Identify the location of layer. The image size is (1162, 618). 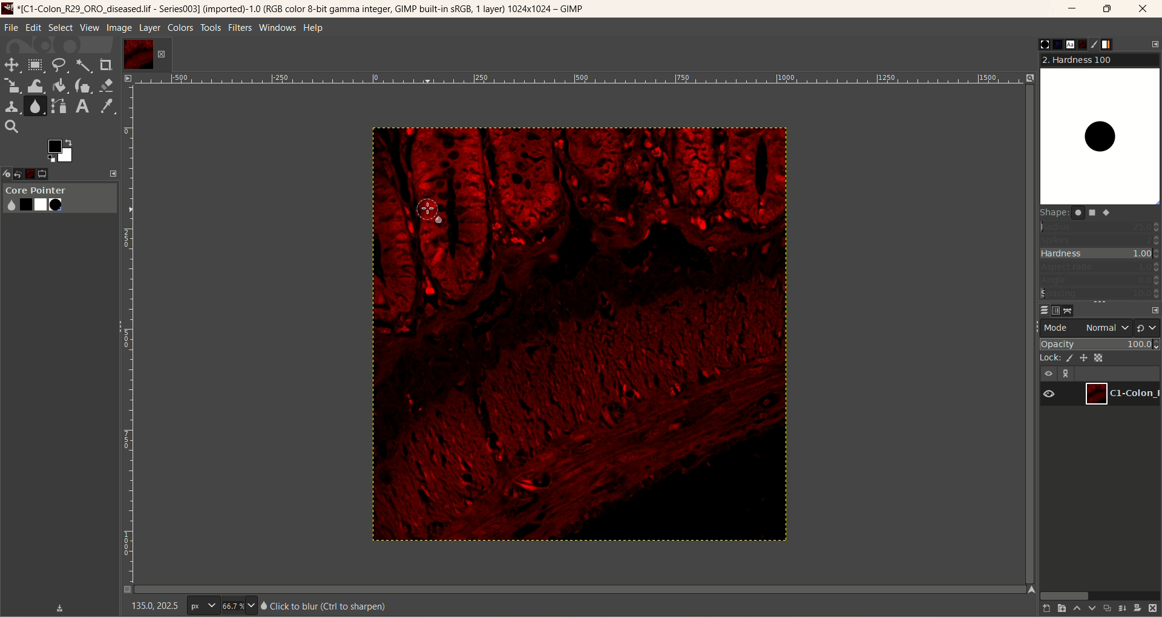
(149, 28).